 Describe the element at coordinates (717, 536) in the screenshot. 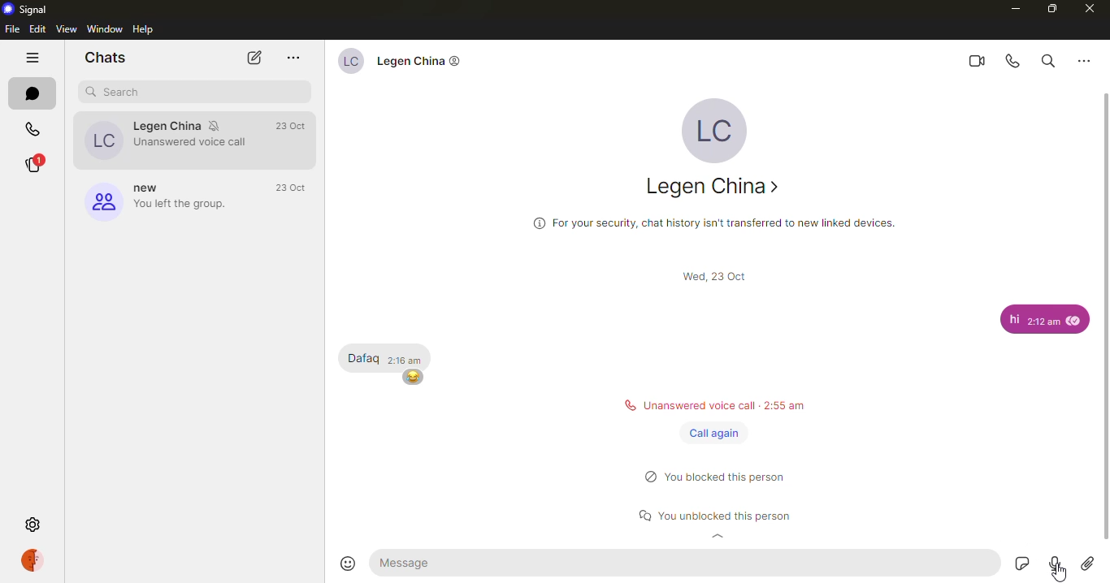

I see `expand` at that location.